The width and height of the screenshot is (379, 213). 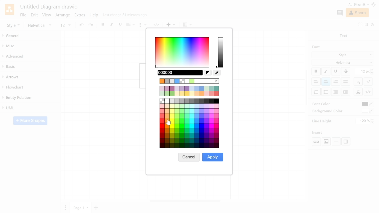 I want to click on Add page, so click(x=97, y=207).